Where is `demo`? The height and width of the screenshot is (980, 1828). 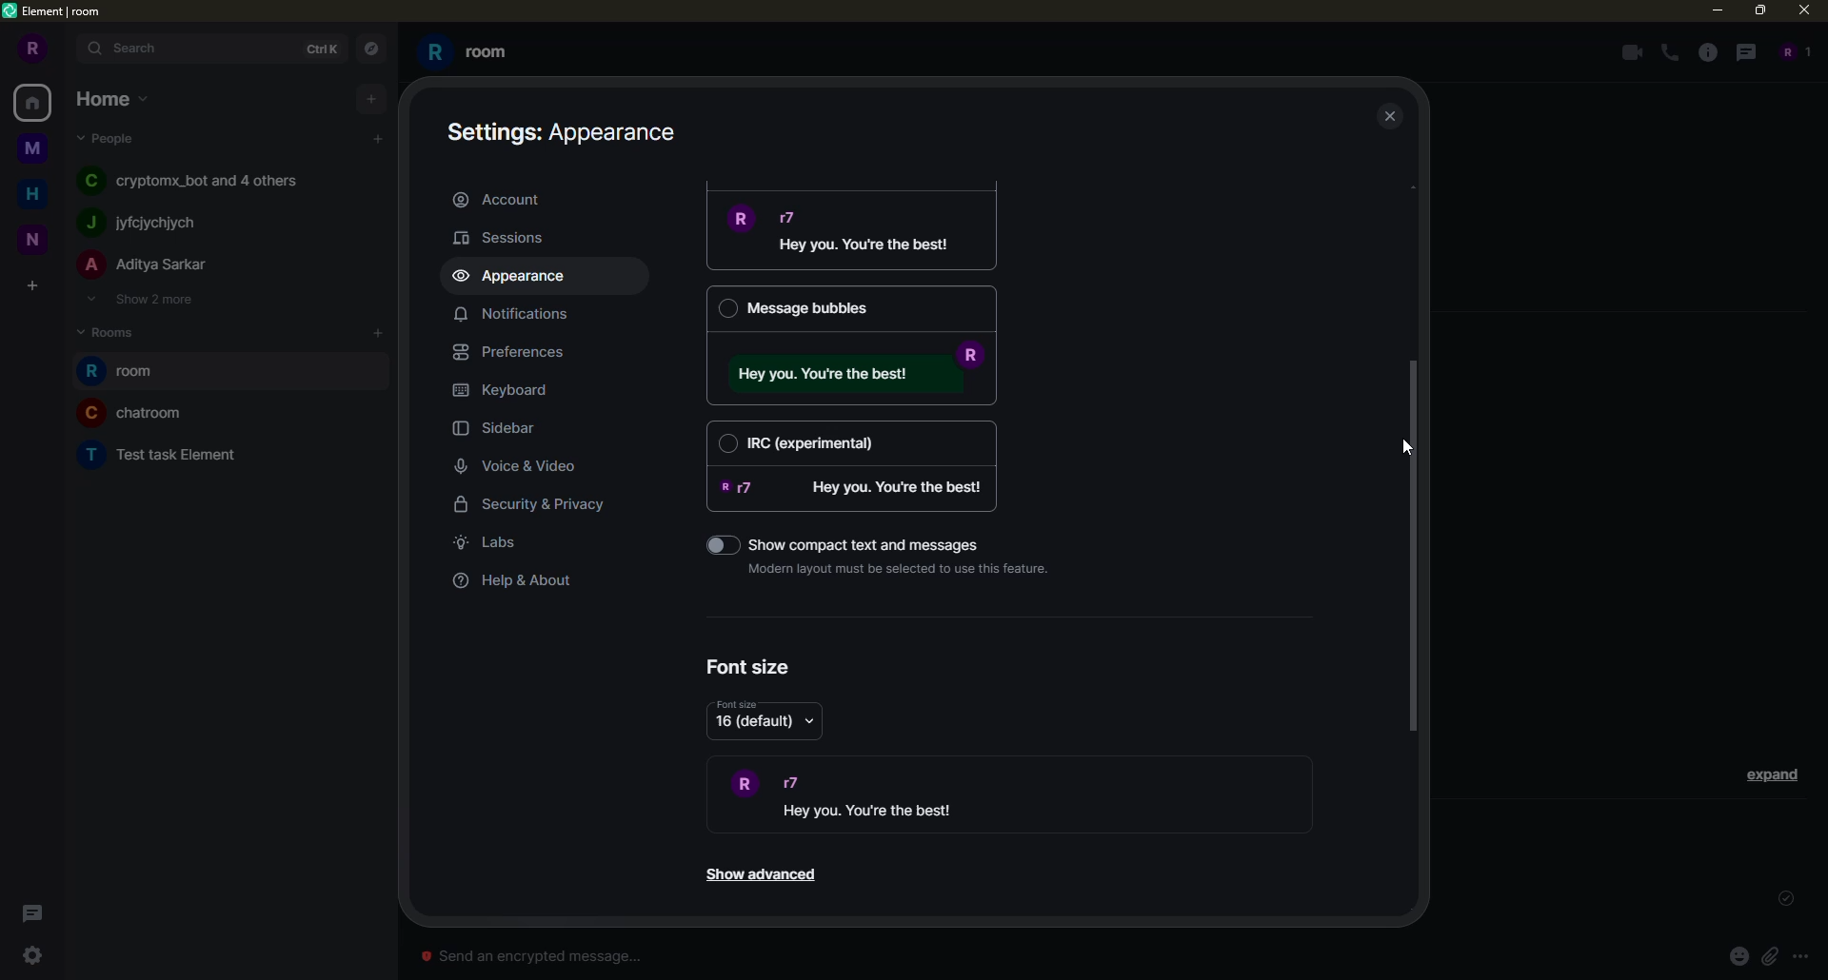
demo is located at coordinates (888, 796).